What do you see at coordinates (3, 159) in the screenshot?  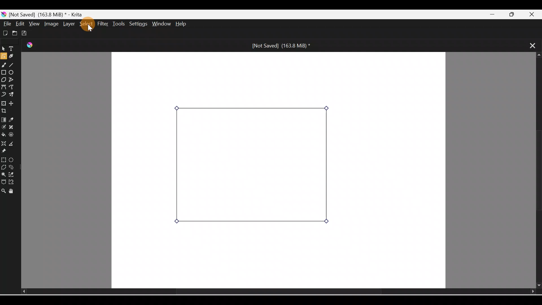 I see `Rectangular selection tool` at bounding box center [3, 159].